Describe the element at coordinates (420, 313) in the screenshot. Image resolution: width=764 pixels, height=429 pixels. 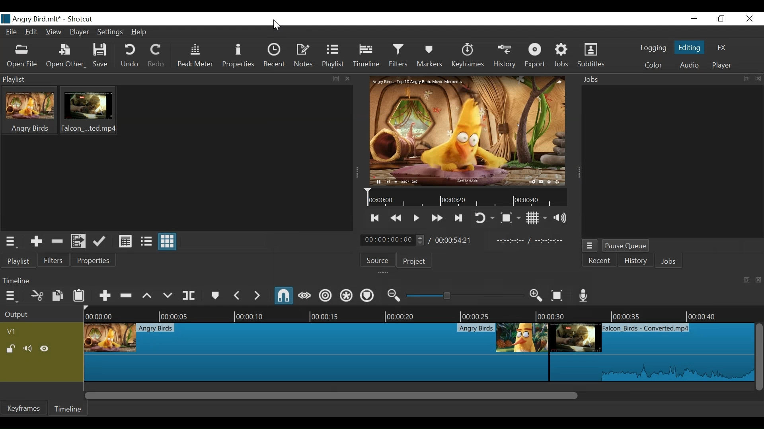
I see `Timeline` at that location.